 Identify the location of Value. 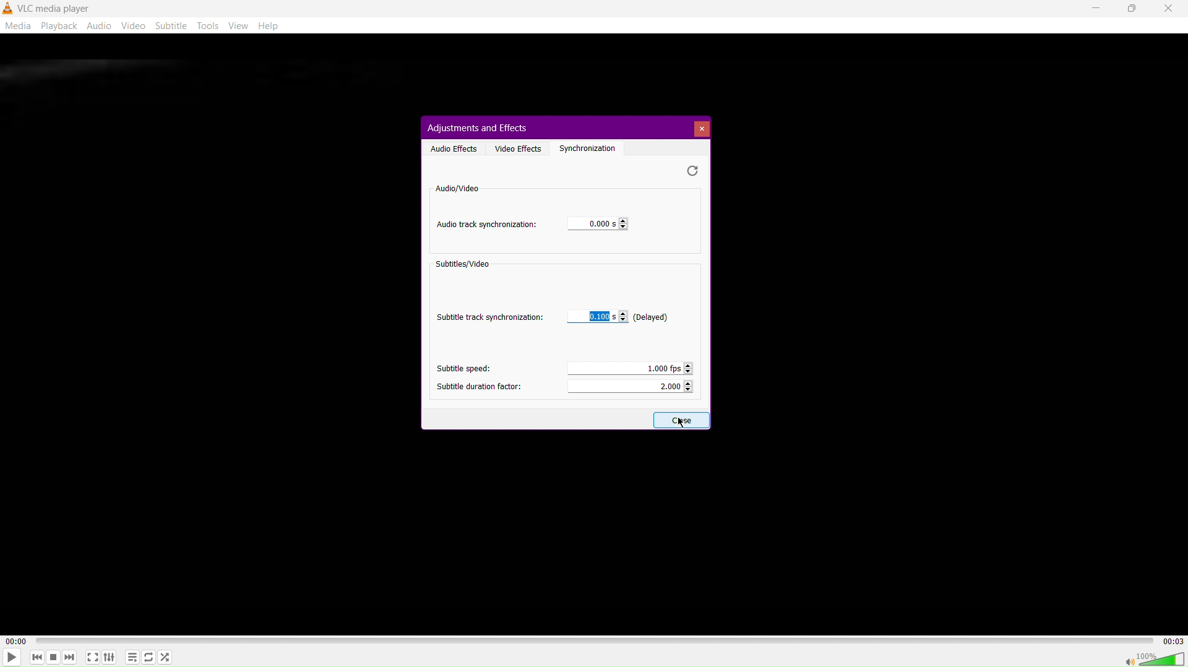
(593, 225).